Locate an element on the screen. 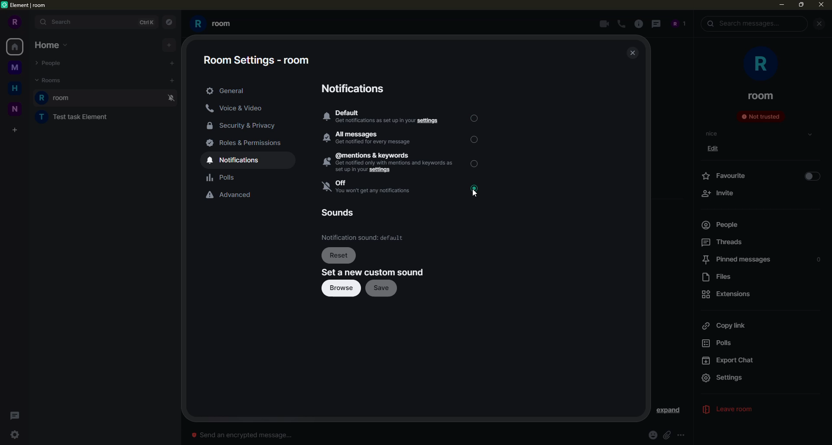 This screenshot has width=832, height=445. home is located at coordinates (51, 45).